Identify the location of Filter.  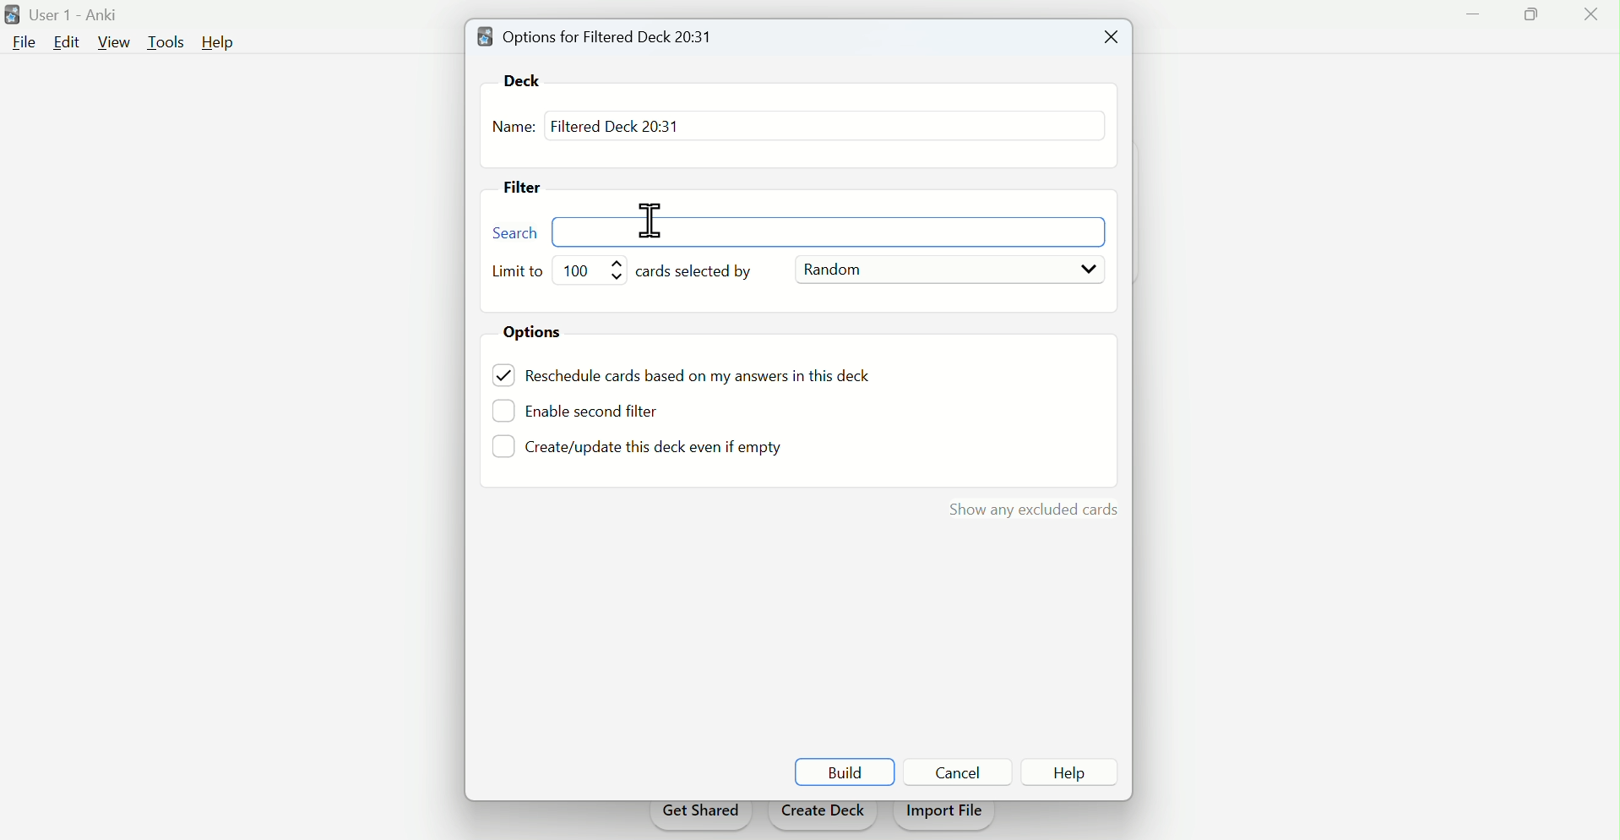
(530, 189).